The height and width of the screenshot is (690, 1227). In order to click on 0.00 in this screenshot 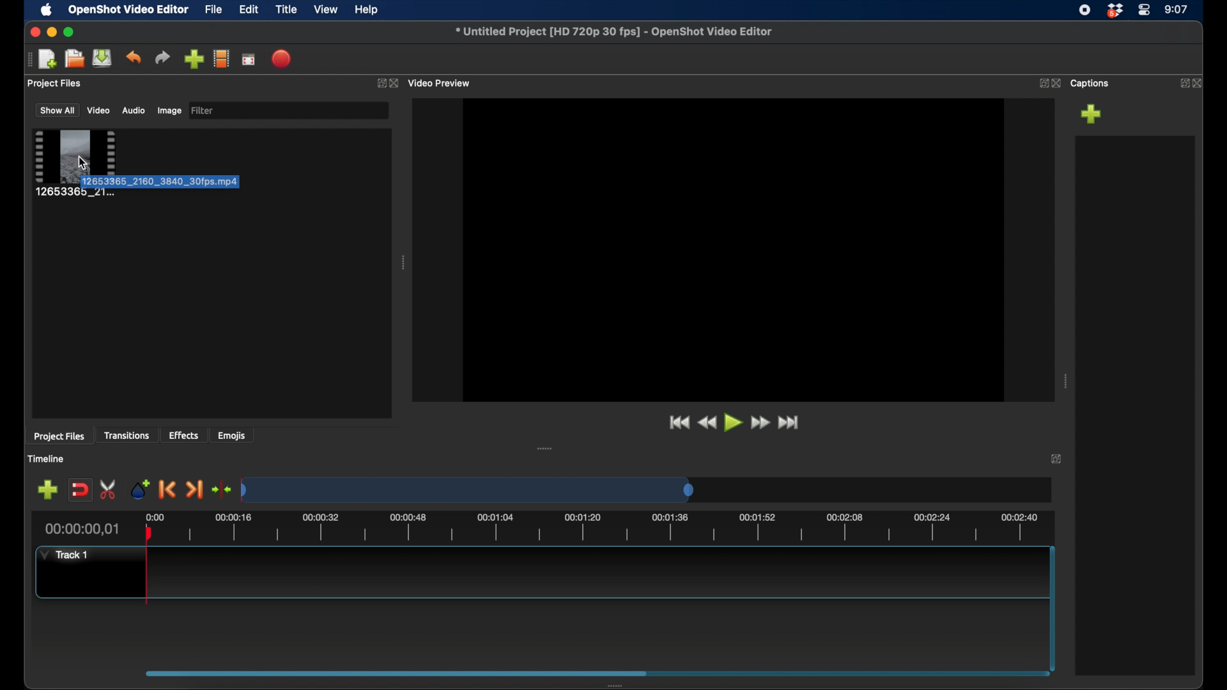, I will do `click(153, 516)`.